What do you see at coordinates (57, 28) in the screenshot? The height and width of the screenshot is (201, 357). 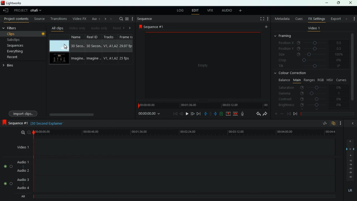 I see `all clips` at bounding box center [57, 28].